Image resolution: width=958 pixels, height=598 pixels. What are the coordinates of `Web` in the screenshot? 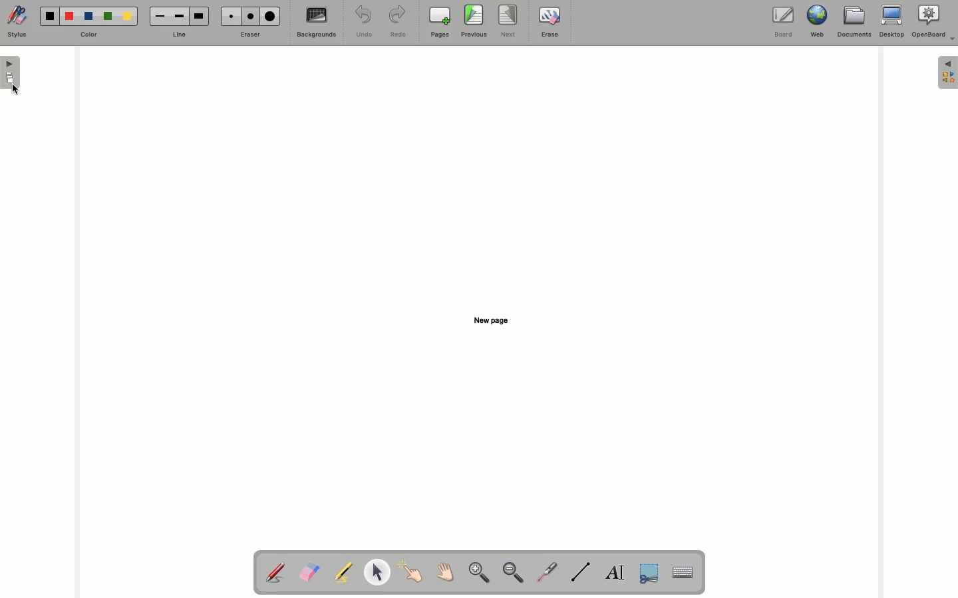 It's located at (815, 21).